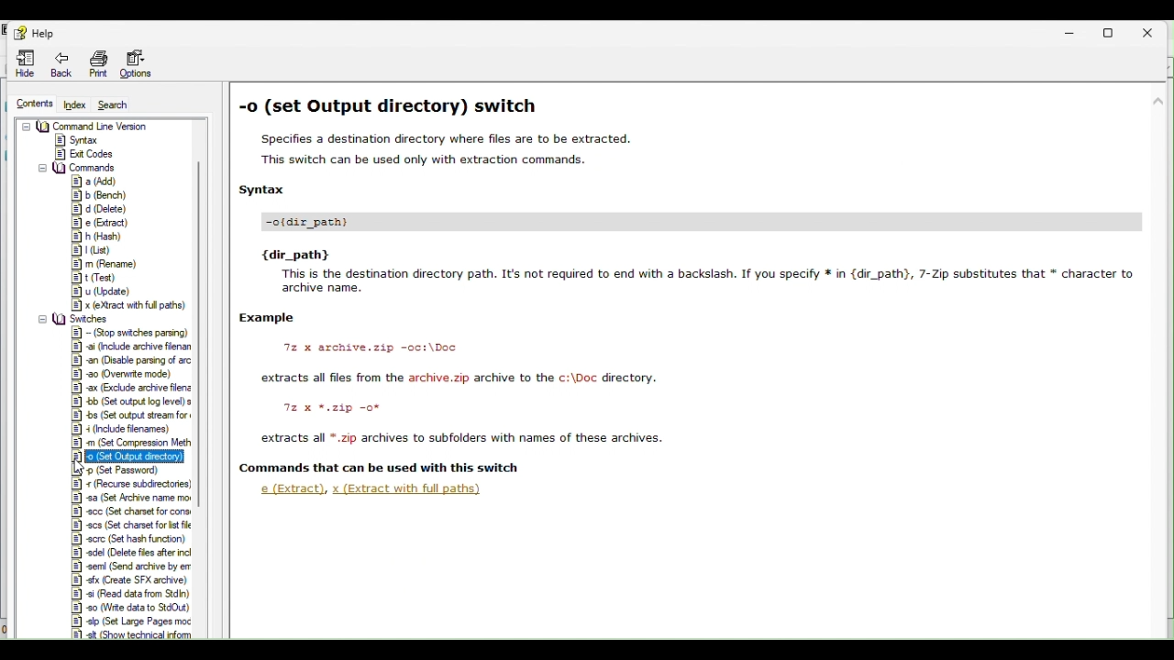 The image size is (1174, 660). Describe the element at coordinates (1116, 29) in the screenshot. I see `Restore` at that location.